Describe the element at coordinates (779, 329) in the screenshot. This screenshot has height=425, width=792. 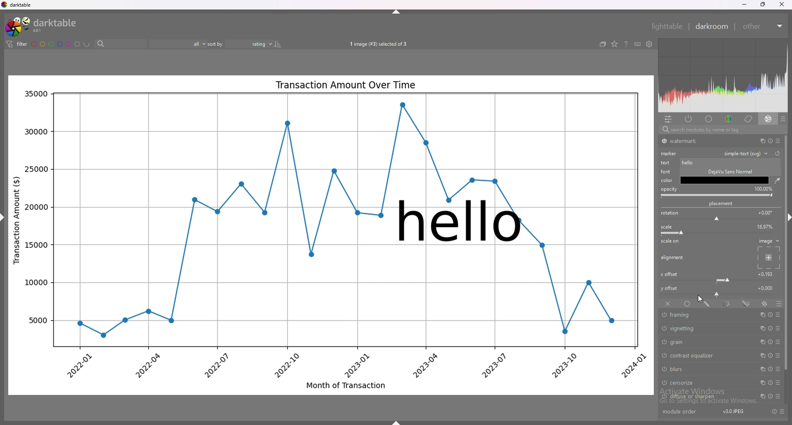
I see `presets` at that location.